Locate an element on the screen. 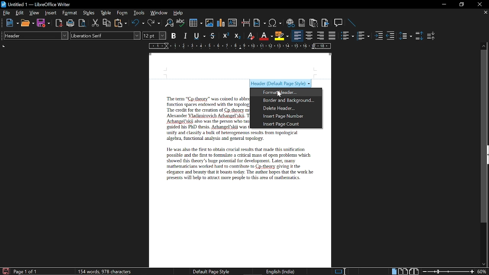  Single page view is located at coordinates (394, 271).